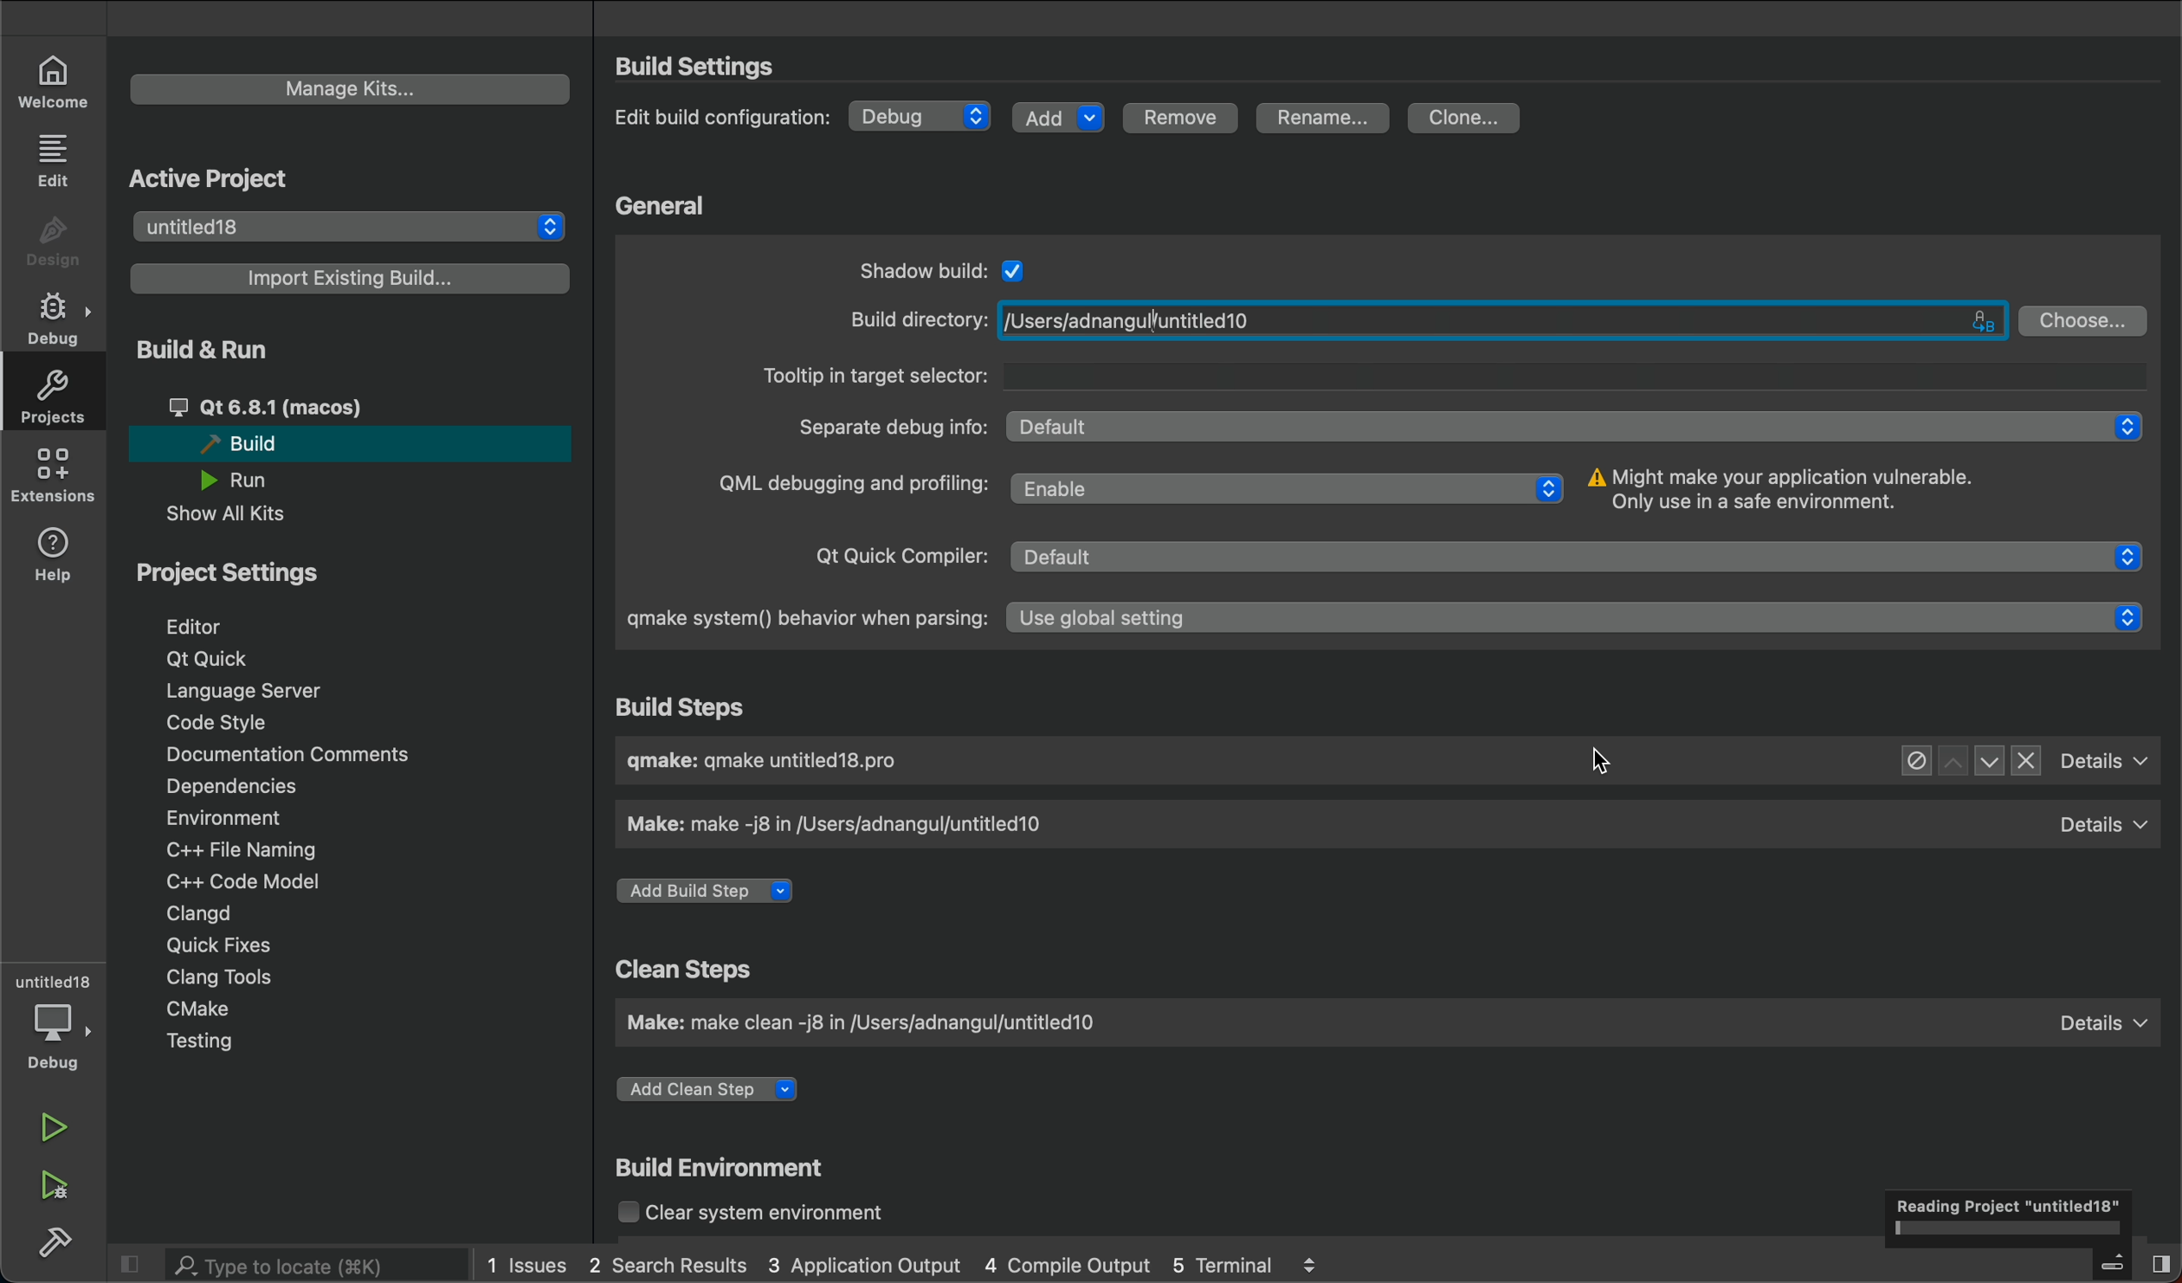  Describe the element at coordinates (680, 966) in the screenshot. I see `clean steps` at that location.